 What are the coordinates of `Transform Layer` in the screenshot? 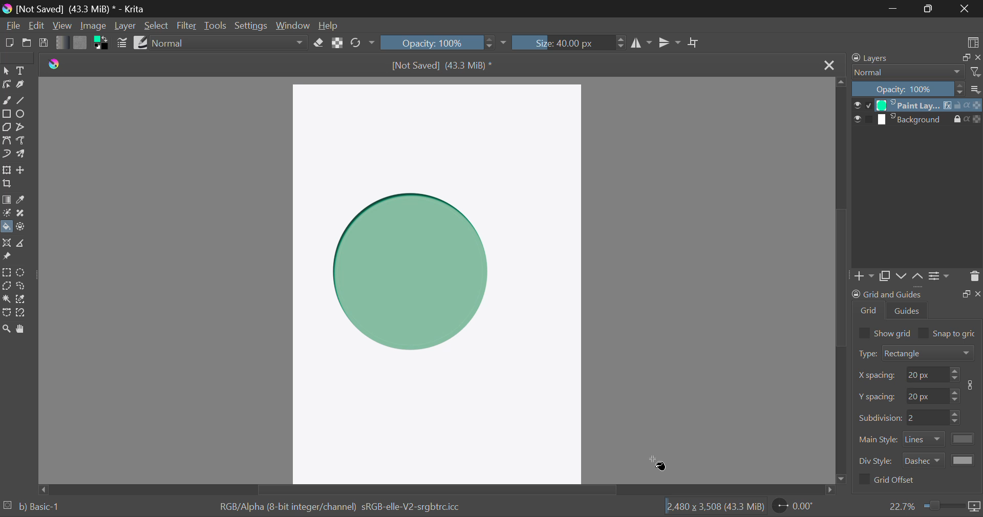 It's located at (6, 170).